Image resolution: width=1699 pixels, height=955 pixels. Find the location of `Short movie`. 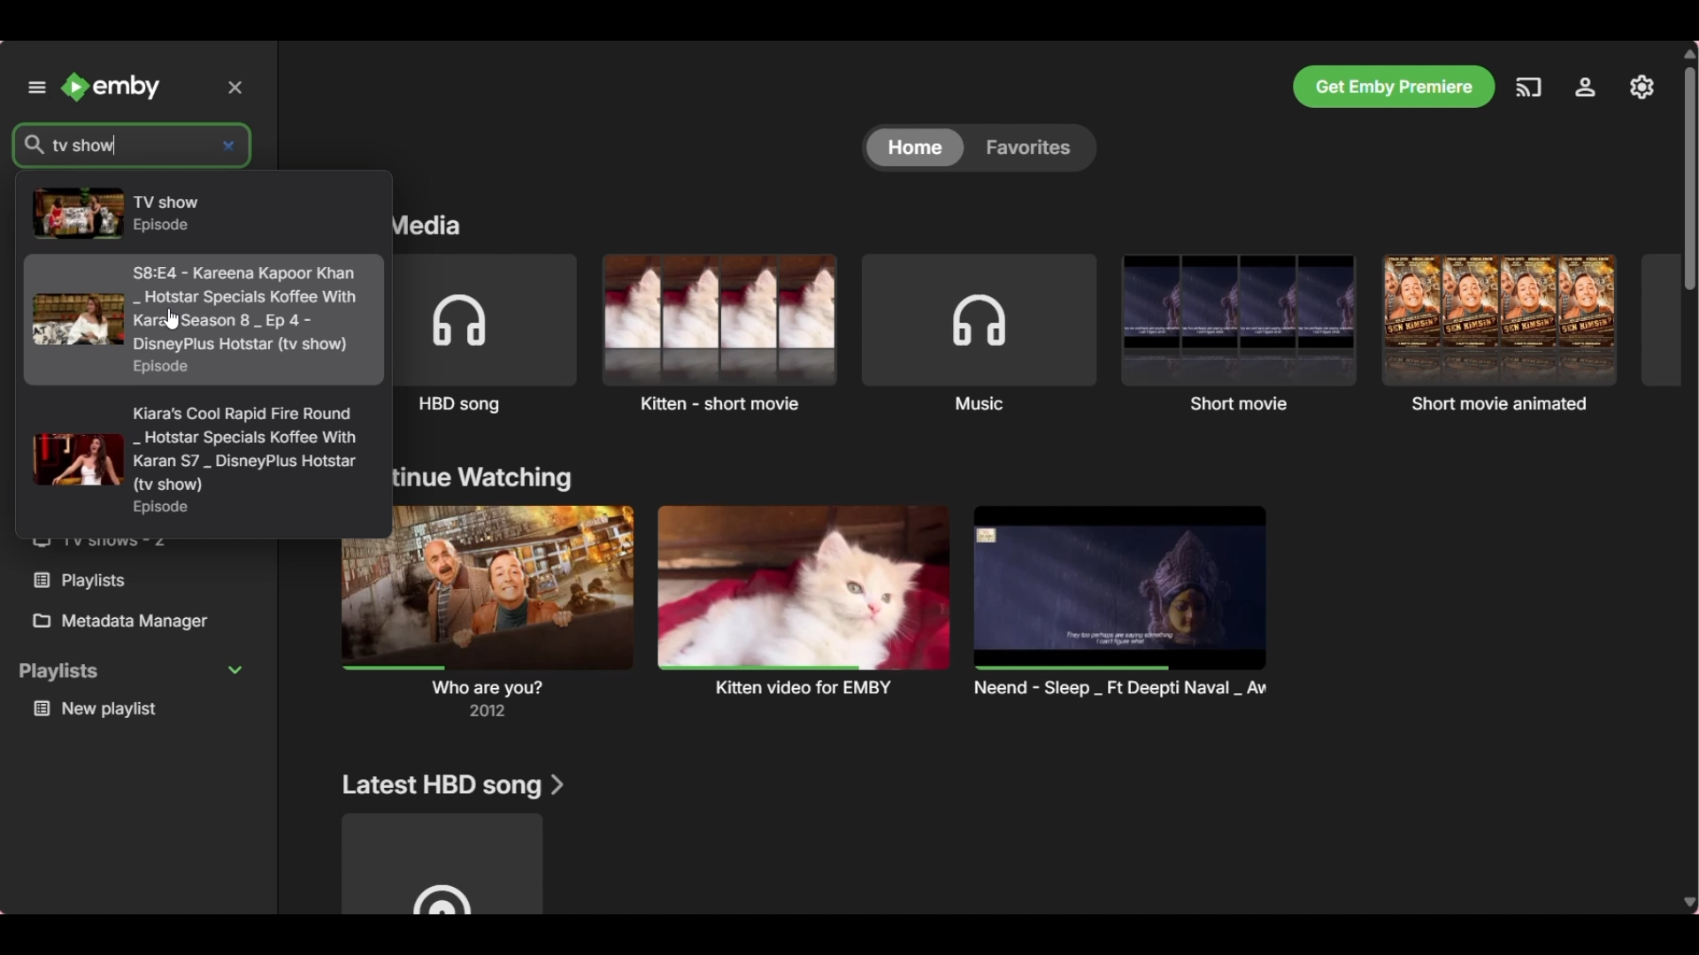

Short movie is located at coordinates (1240, 332).